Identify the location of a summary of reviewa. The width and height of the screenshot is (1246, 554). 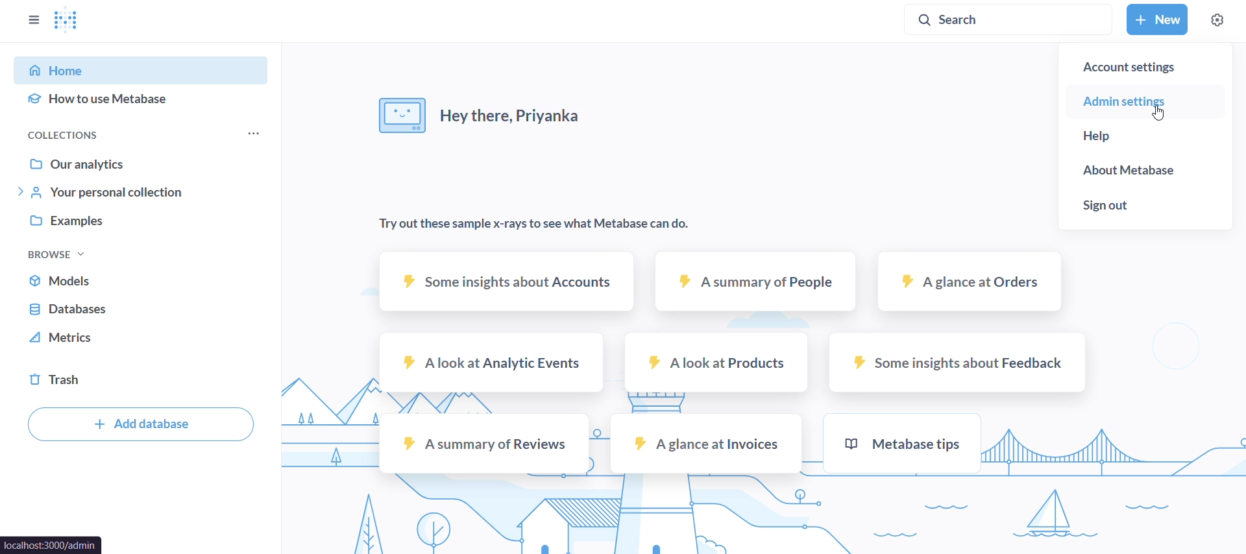
(483, 443).